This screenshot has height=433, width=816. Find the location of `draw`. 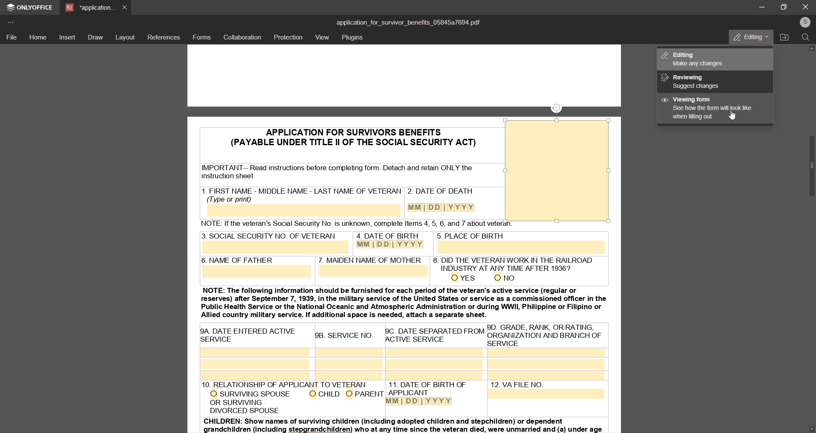

draw is located at coordinates (95, 37).